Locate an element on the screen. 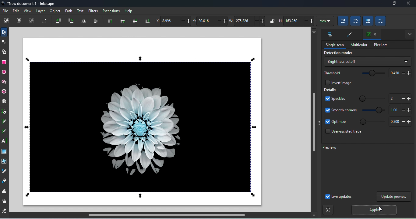  Move gradients (in fill and stroke) along with the objects is located at coordinates (367, 20).